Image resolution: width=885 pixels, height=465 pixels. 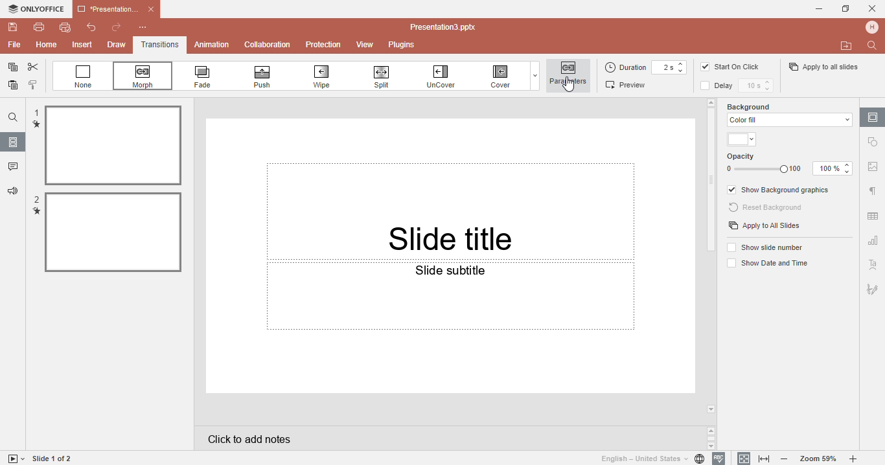 What do you see at coordinates (448, 76) in the screenshot?
I see `Uncover` at bounding box center [448, 76].